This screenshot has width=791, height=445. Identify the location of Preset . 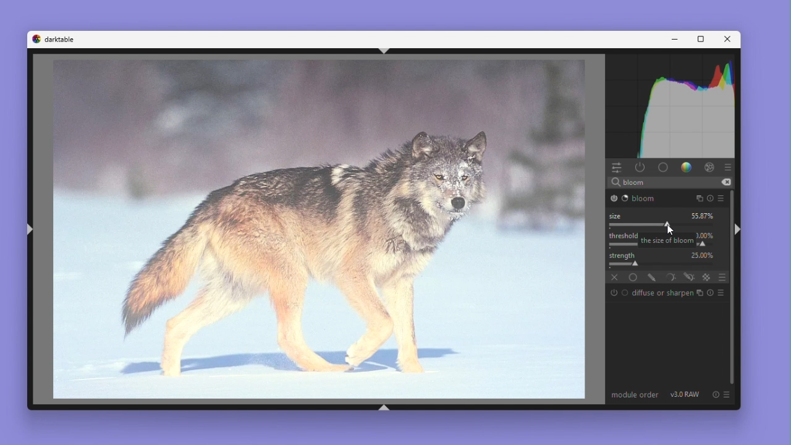
(720, 294).